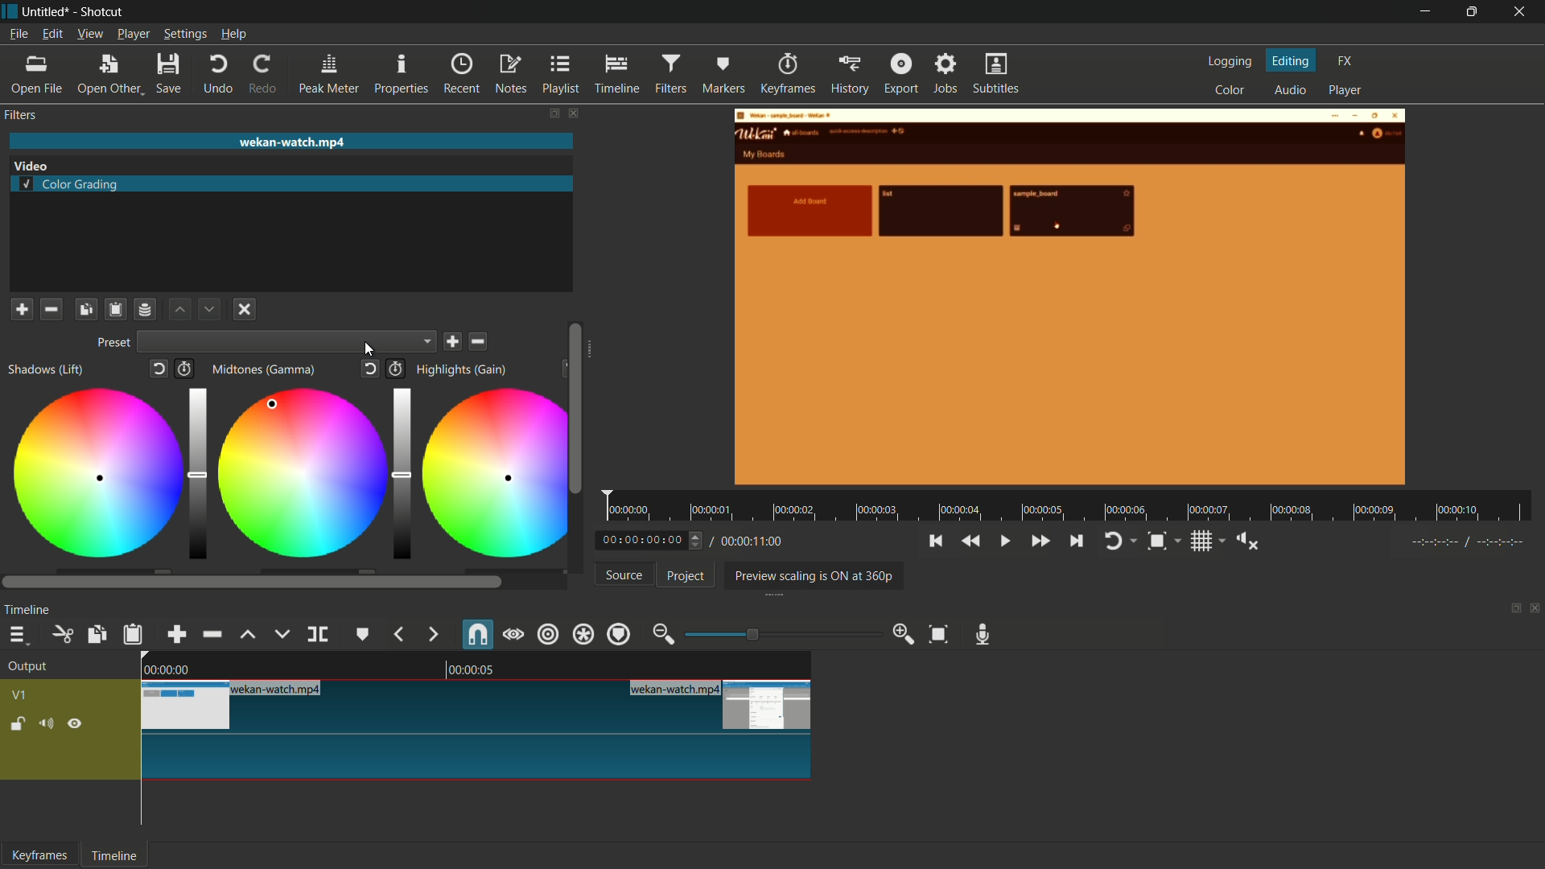 The width and height of the screenshot is (1545, 869). What do you see at coordinates (672, 74) in the screenshot?
I see `filters` at bounding box center [672, 74].